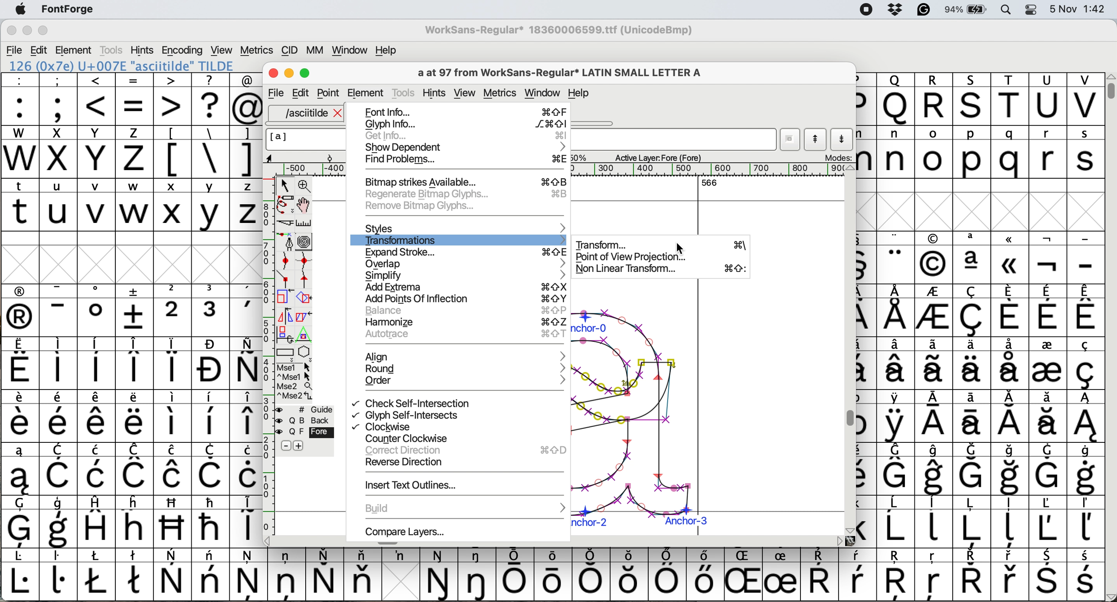 The image size is (1117, 602). Describe the element at coordinates (973, 258) in the screenshot. I see `symbol` at that location.